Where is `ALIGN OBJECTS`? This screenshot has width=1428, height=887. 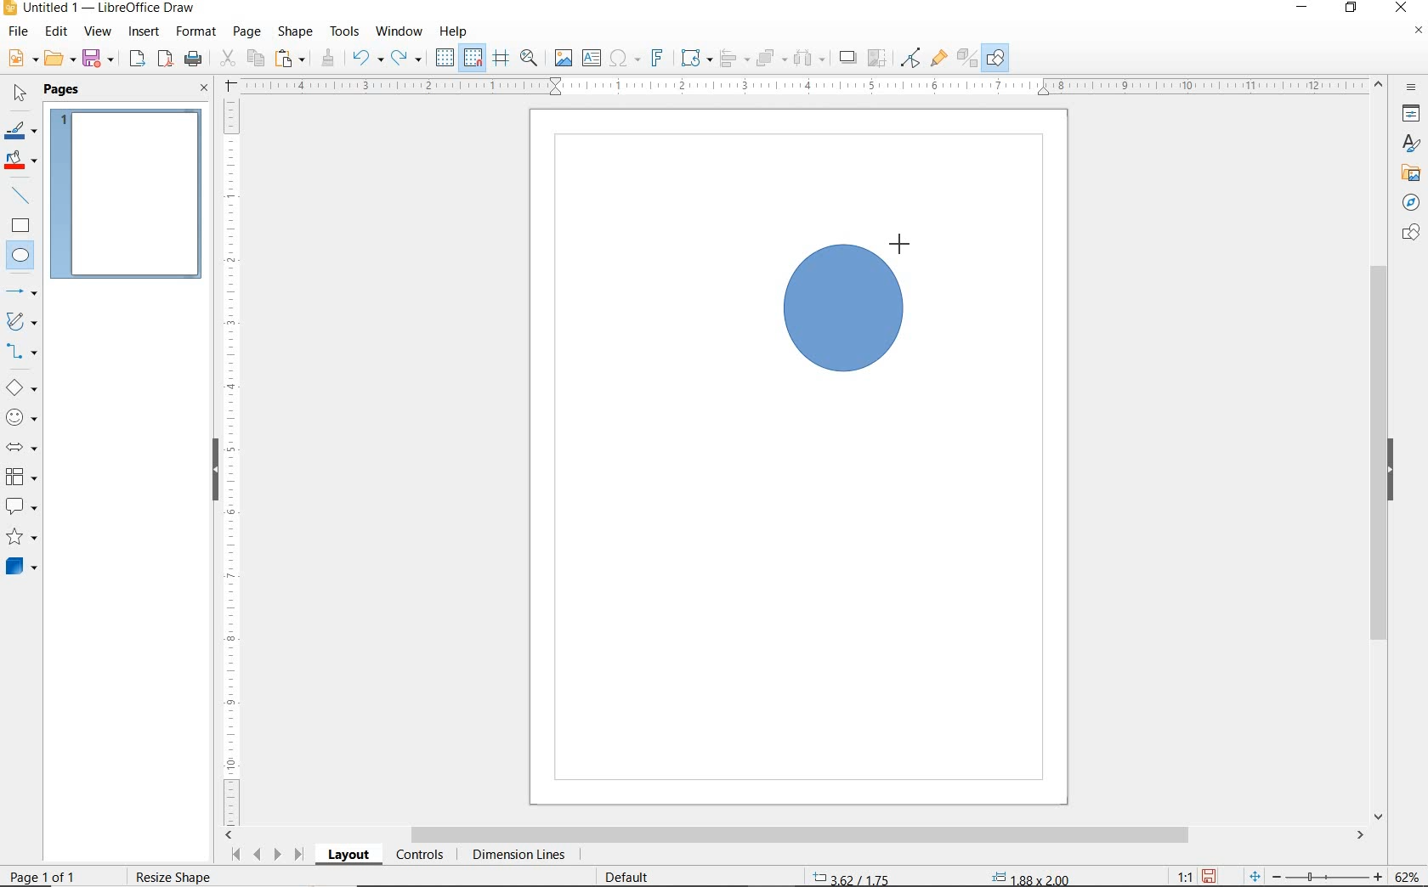
ALIGN OBJECTS is located at coordinates (733, 60).